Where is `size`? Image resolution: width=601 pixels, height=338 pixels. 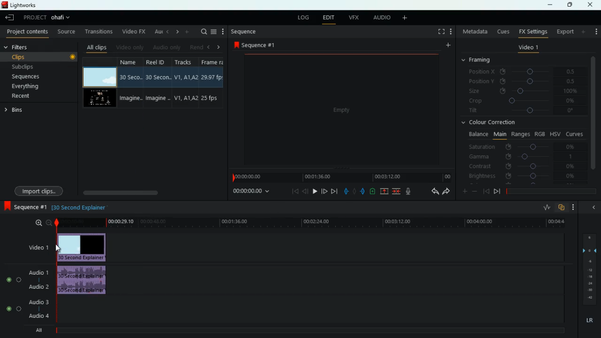 size is located at coordinates (523, 92).